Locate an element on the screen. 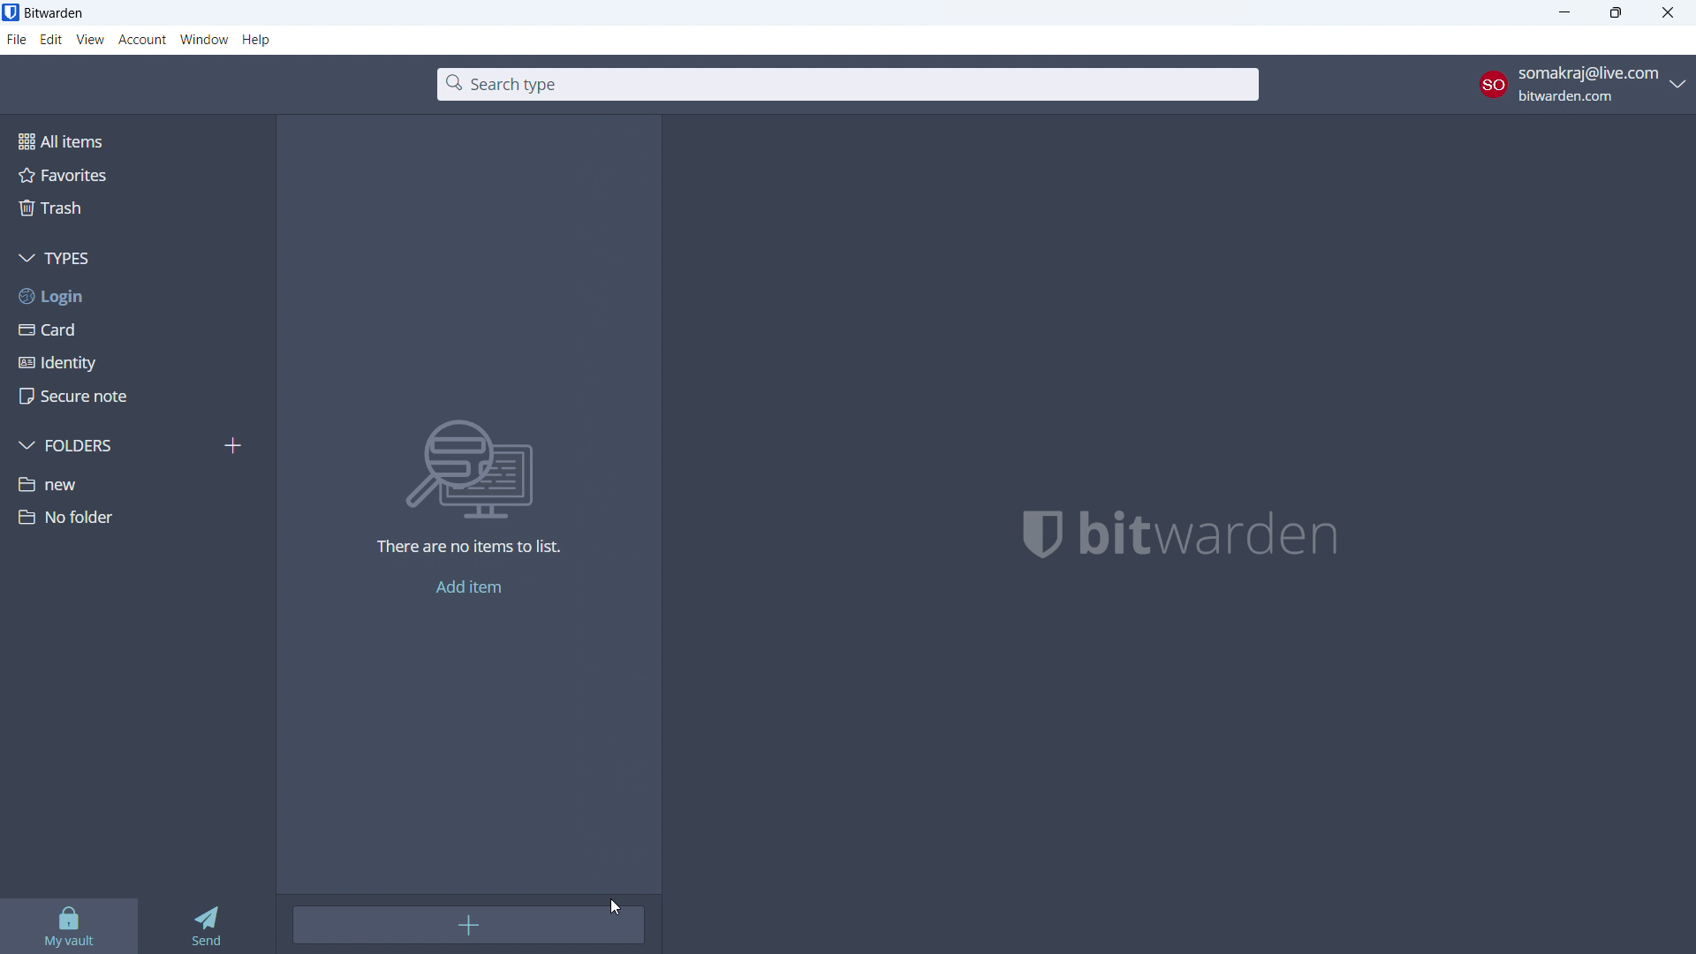  bitwarden  is located at coordinates (1233, 535).